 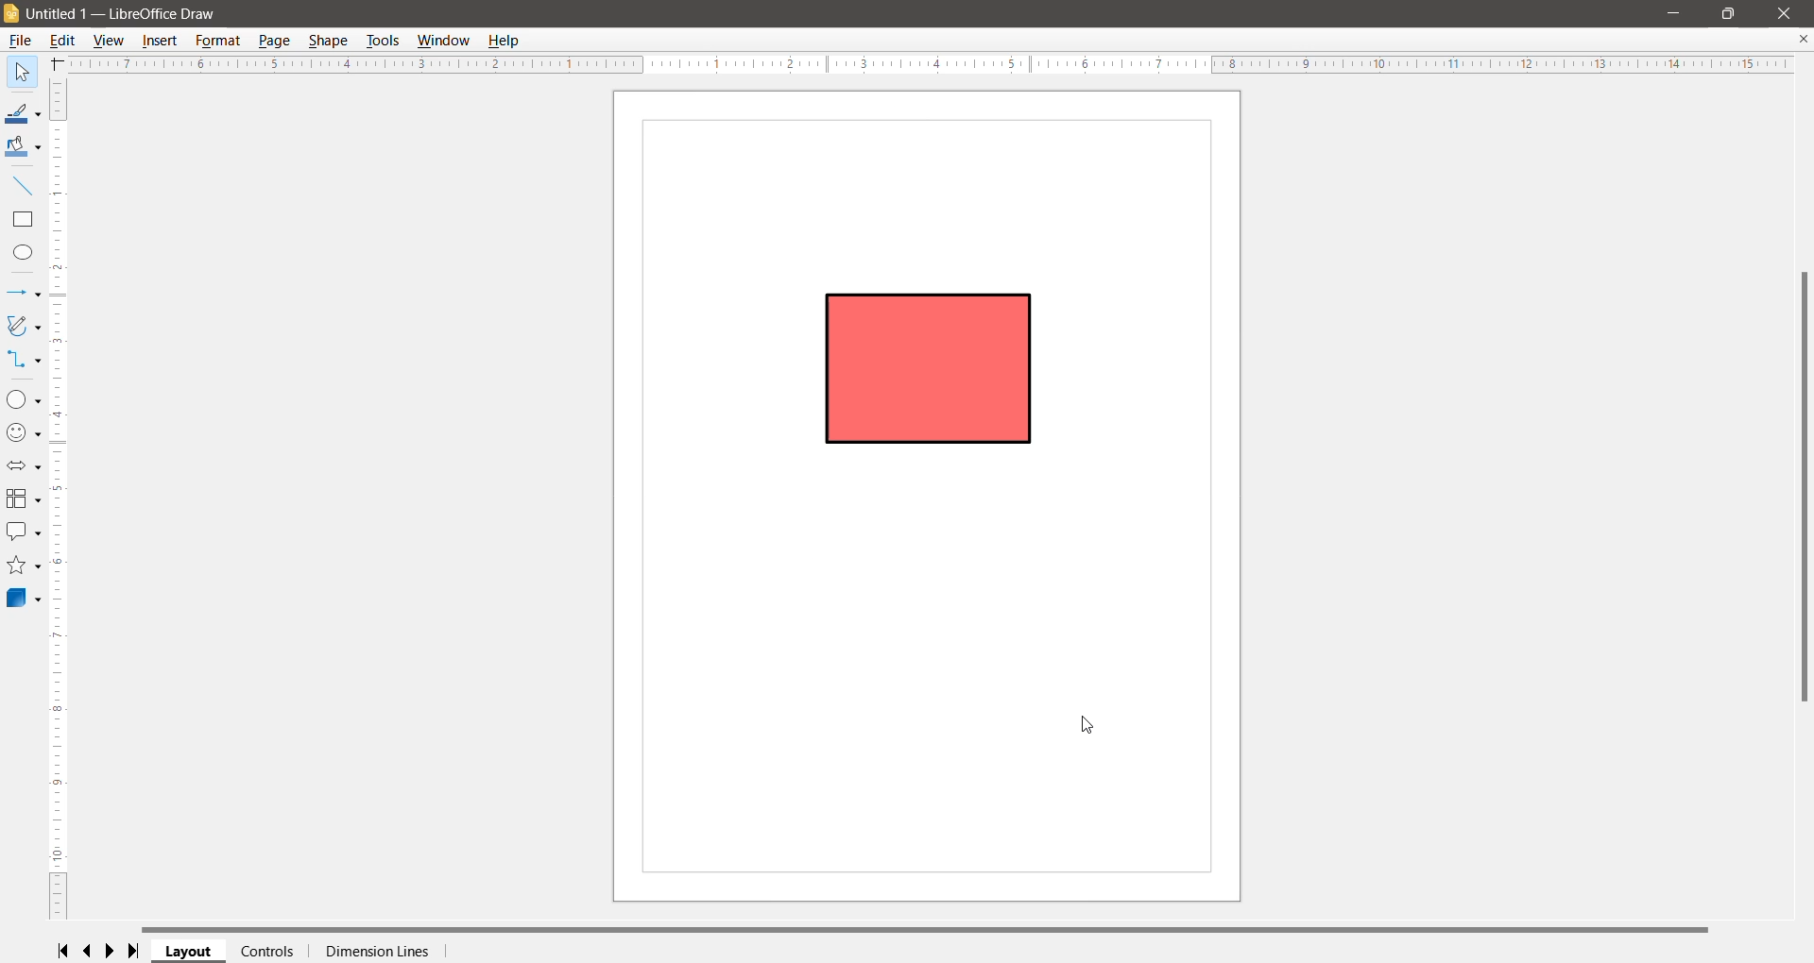 What do you see at coordinates (505, 40) in the screenshot?
I see `Help` at bounding box center [505, 40].